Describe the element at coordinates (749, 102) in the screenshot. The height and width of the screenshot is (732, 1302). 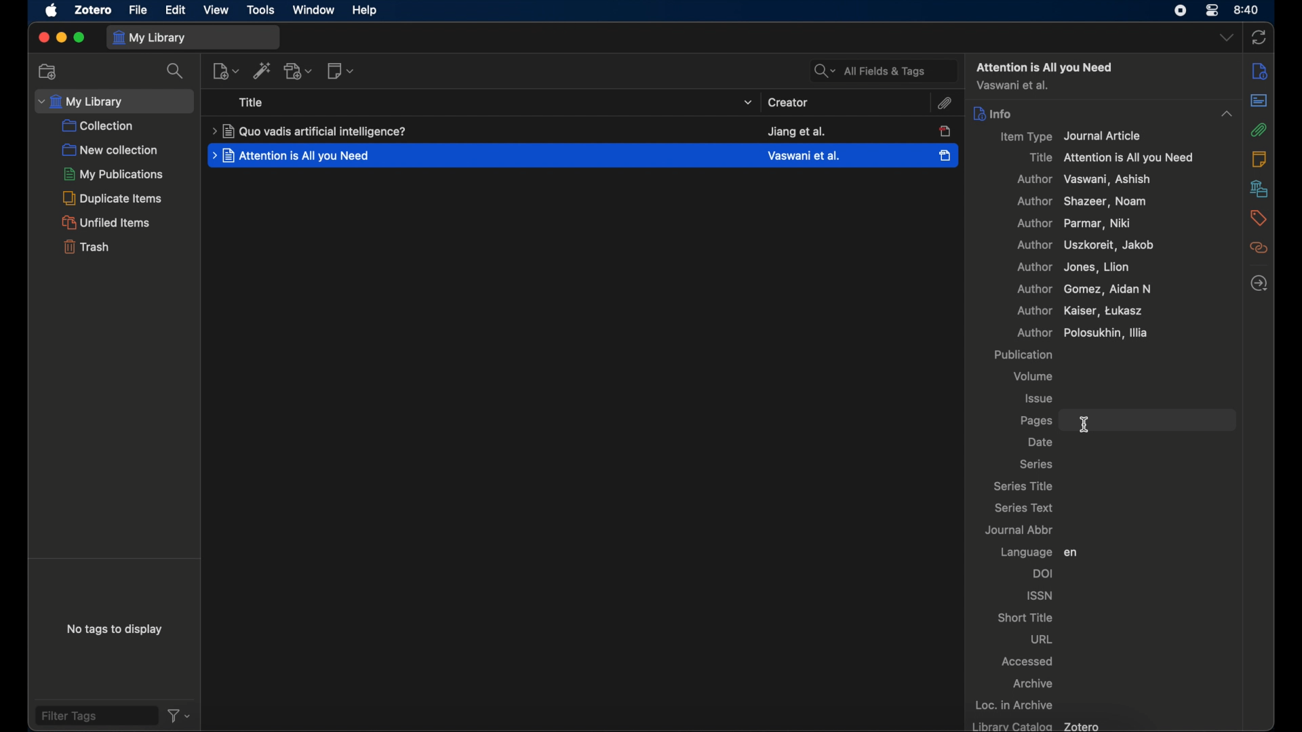
I see `title dropdown` at that location.